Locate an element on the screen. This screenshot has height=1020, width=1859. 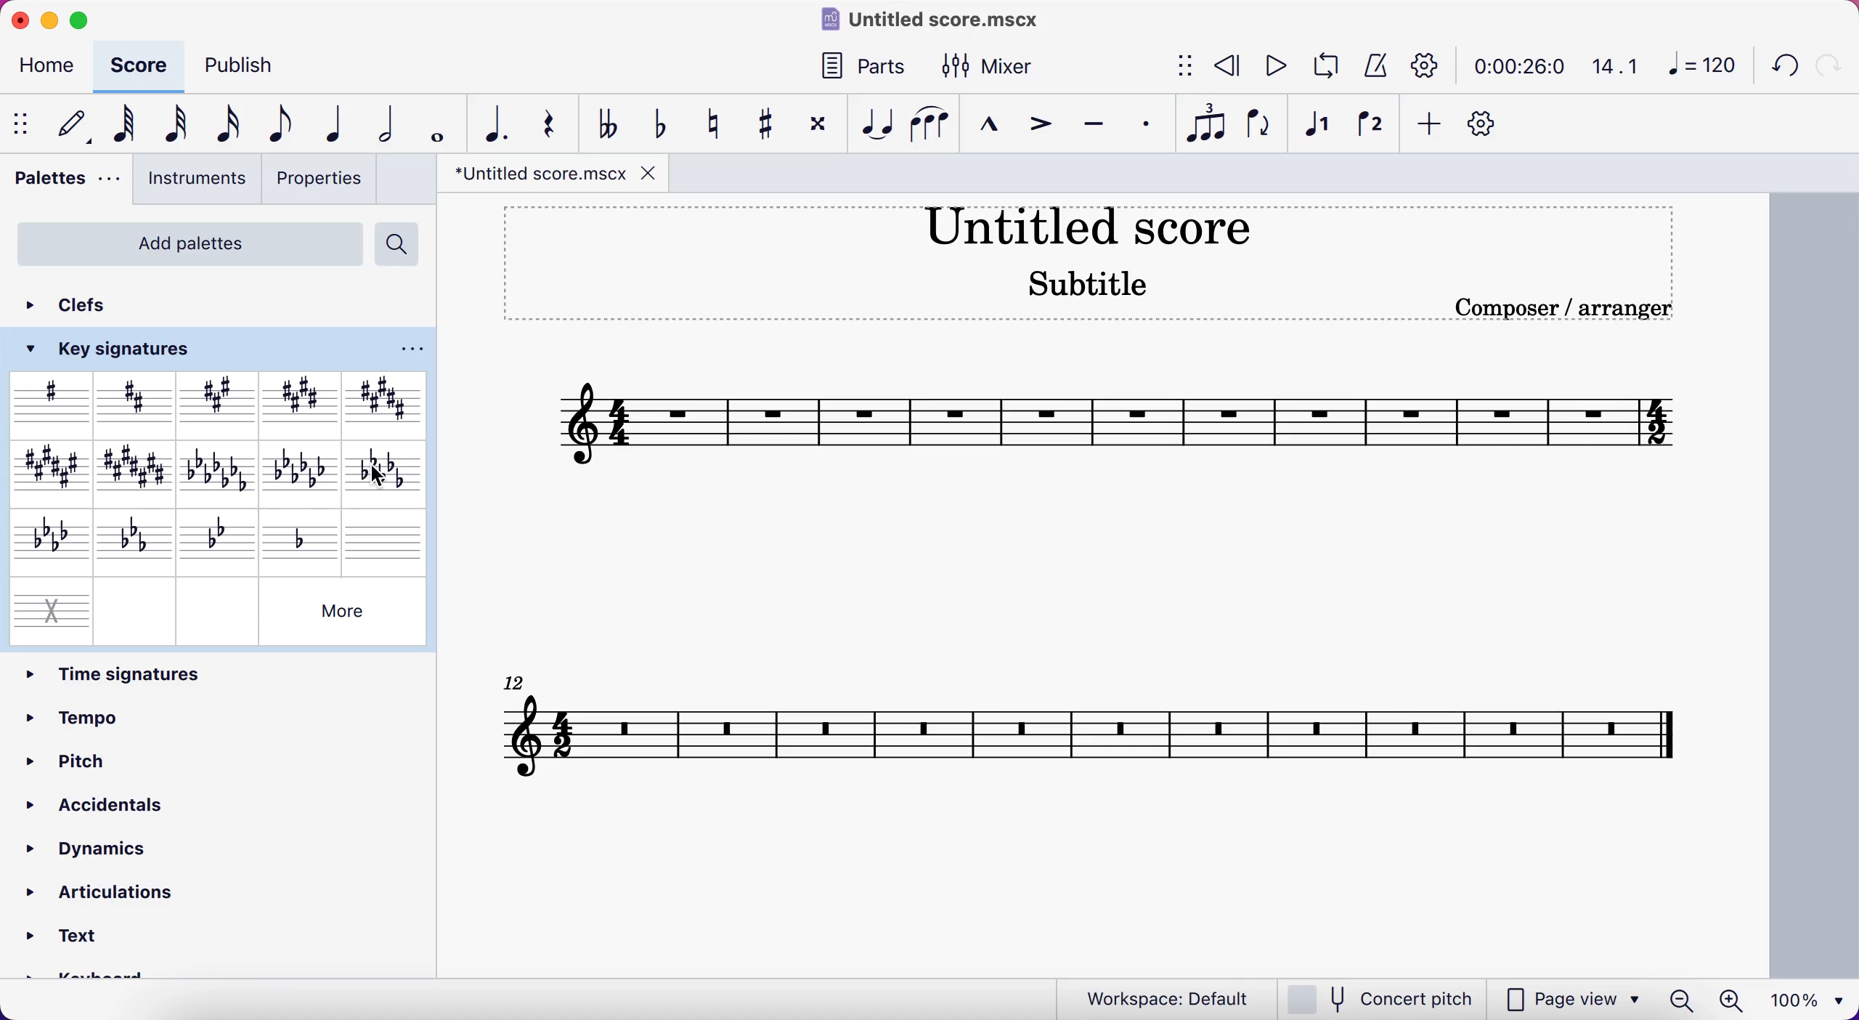
16th note is located at coordinates (229, 126).